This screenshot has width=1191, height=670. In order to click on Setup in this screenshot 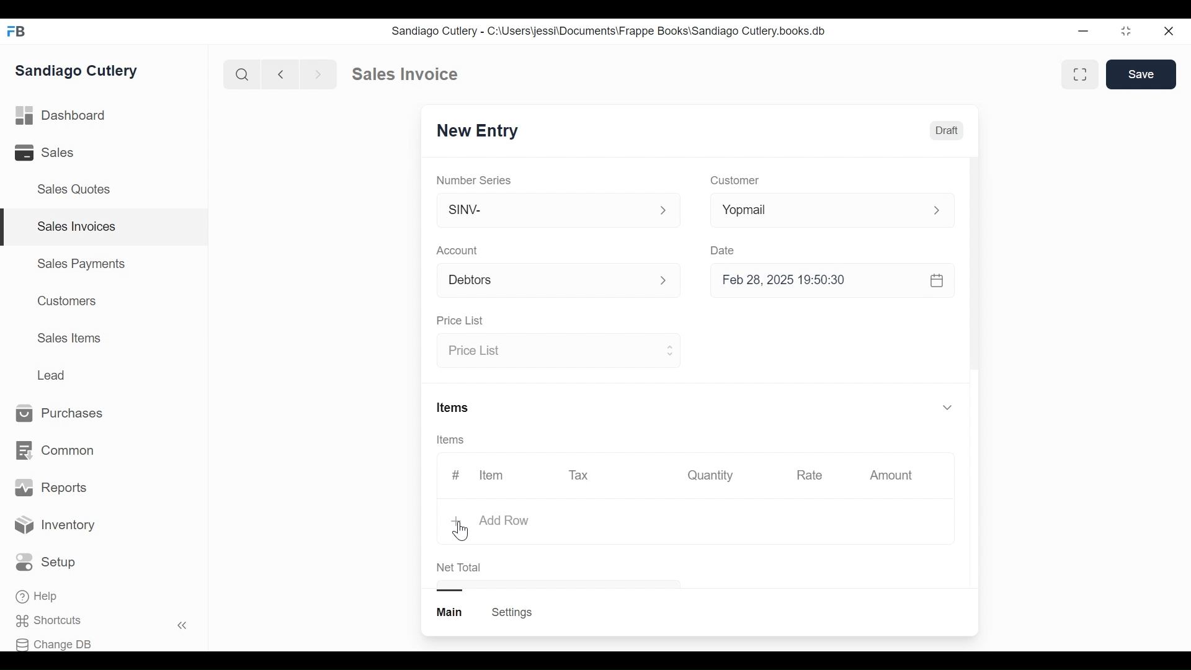, I will do `click(46, 562)`.